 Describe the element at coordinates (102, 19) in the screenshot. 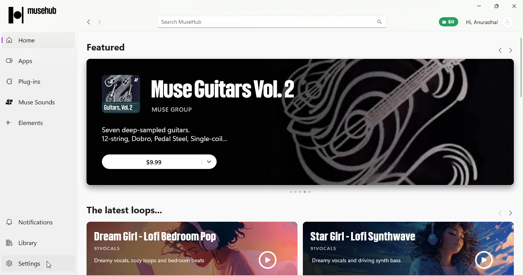

I see `navigate forward` at that location.